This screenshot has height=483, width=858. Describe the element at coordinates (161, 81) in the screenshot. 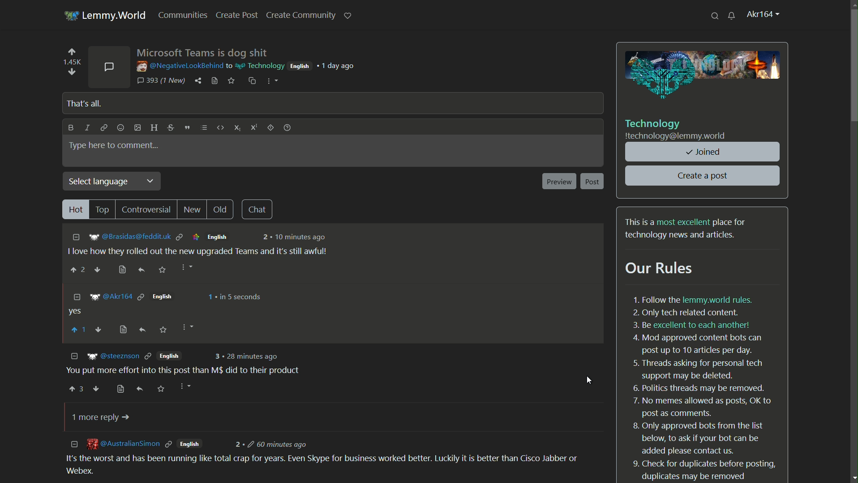

I see `393 comments` at that location.